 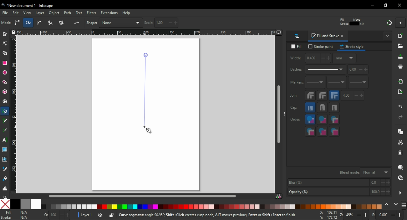 I want to click on Curve segment: angle 30.95"; ShiftClick creates cusp node, ALT moves previous, Enter or Shift+Enter to finish, so click(x=203, y=216).